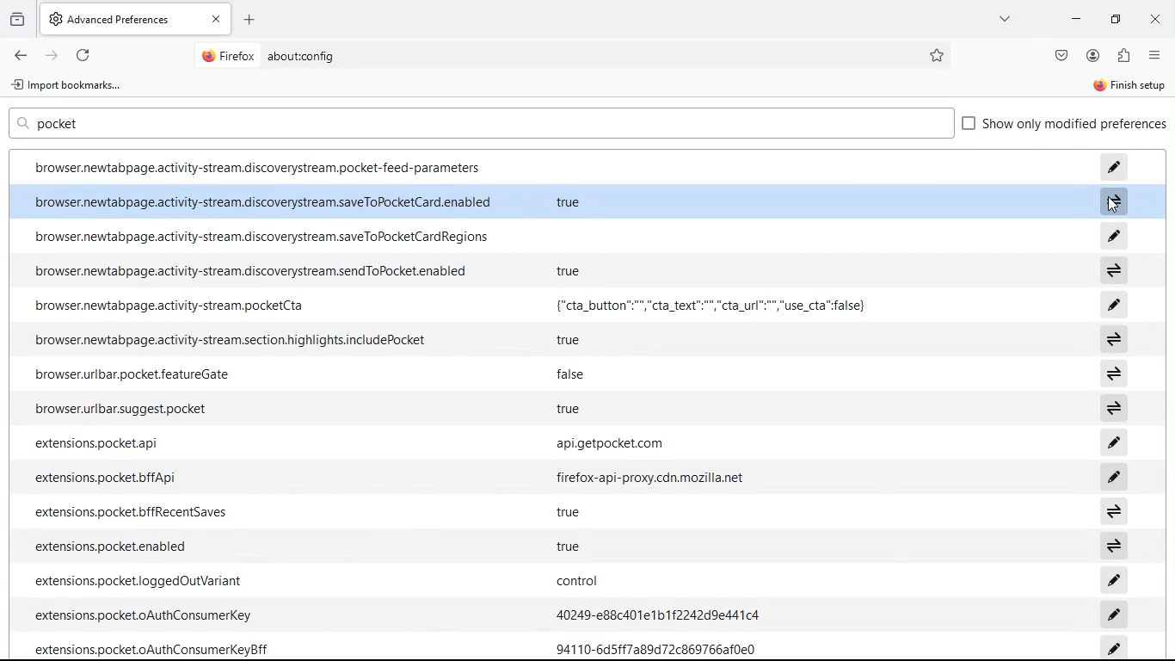 Image resolution: width=1175 pixels, height=661 pixels. Describe the element at coordinates (1126, 56) in the screenshot. I see `extentions` at that location.